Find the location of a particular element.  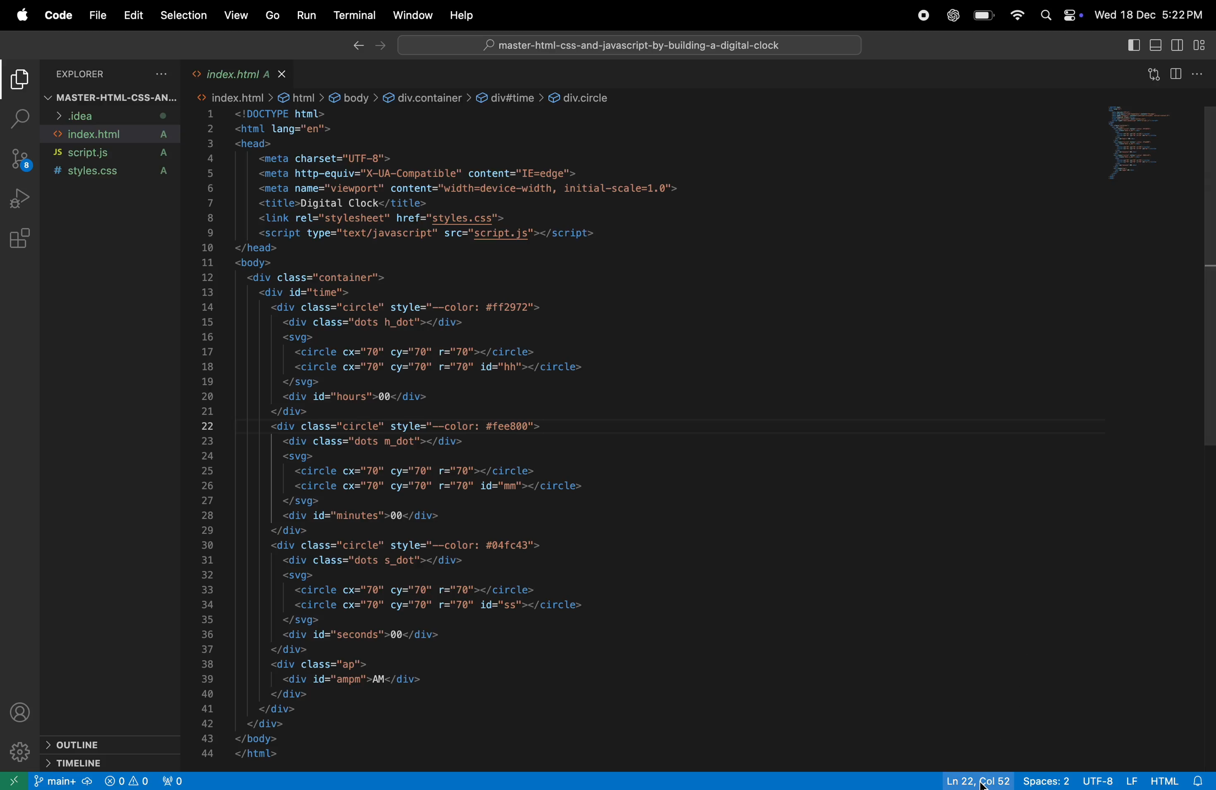

no problem is located at coordinates (126, 781).